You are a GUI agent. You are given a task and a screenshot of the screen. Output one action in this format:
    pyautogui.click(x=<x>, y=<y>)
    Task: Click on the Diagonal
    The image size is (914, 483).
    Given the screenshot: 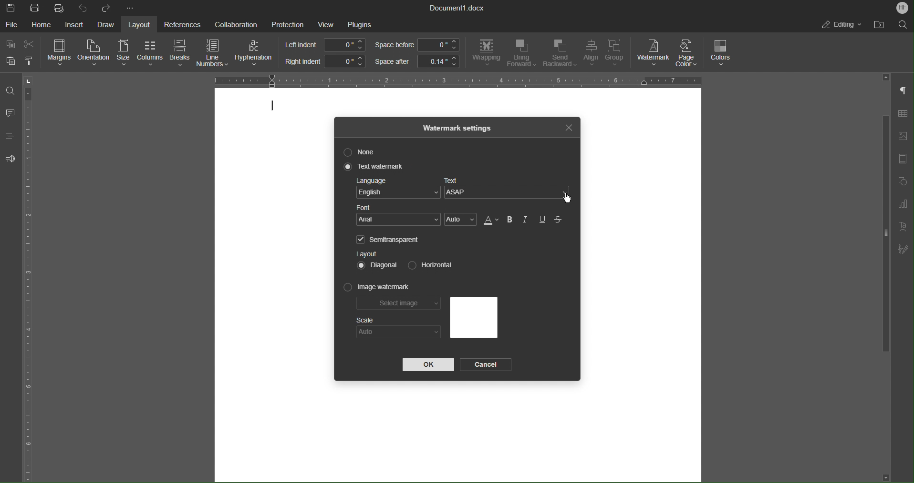 What is the action you would take?
    pyautogui.click(x=378, y=264)
    